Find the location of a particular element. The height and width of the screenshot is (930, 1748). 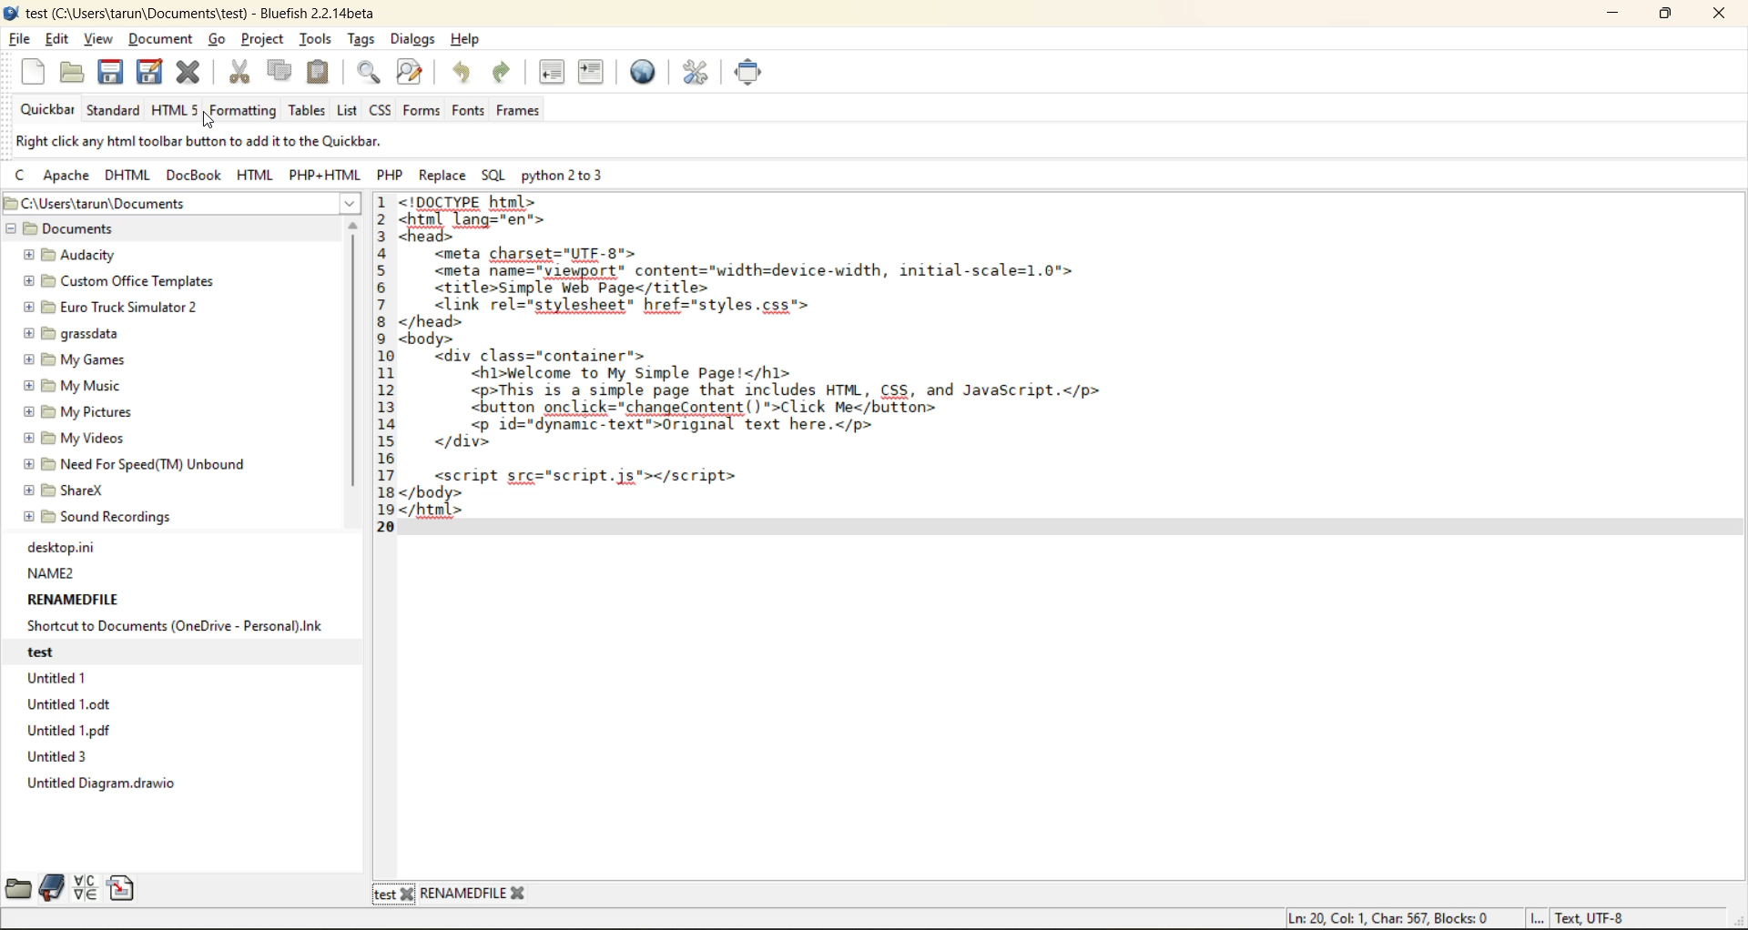

css is located at coordinates (381, 110).